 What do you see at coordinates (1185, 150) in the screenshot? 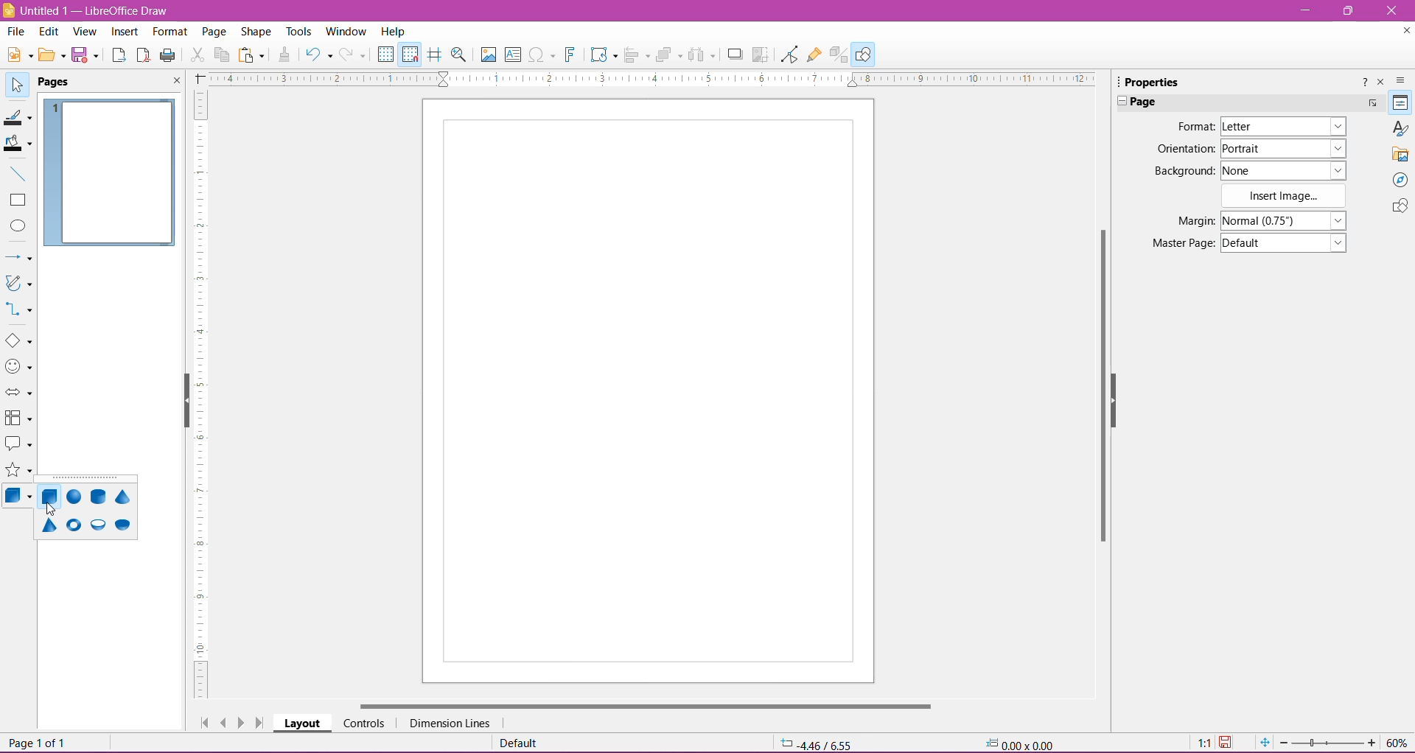
I see `Orientation` at bounding box center [1185, 150].